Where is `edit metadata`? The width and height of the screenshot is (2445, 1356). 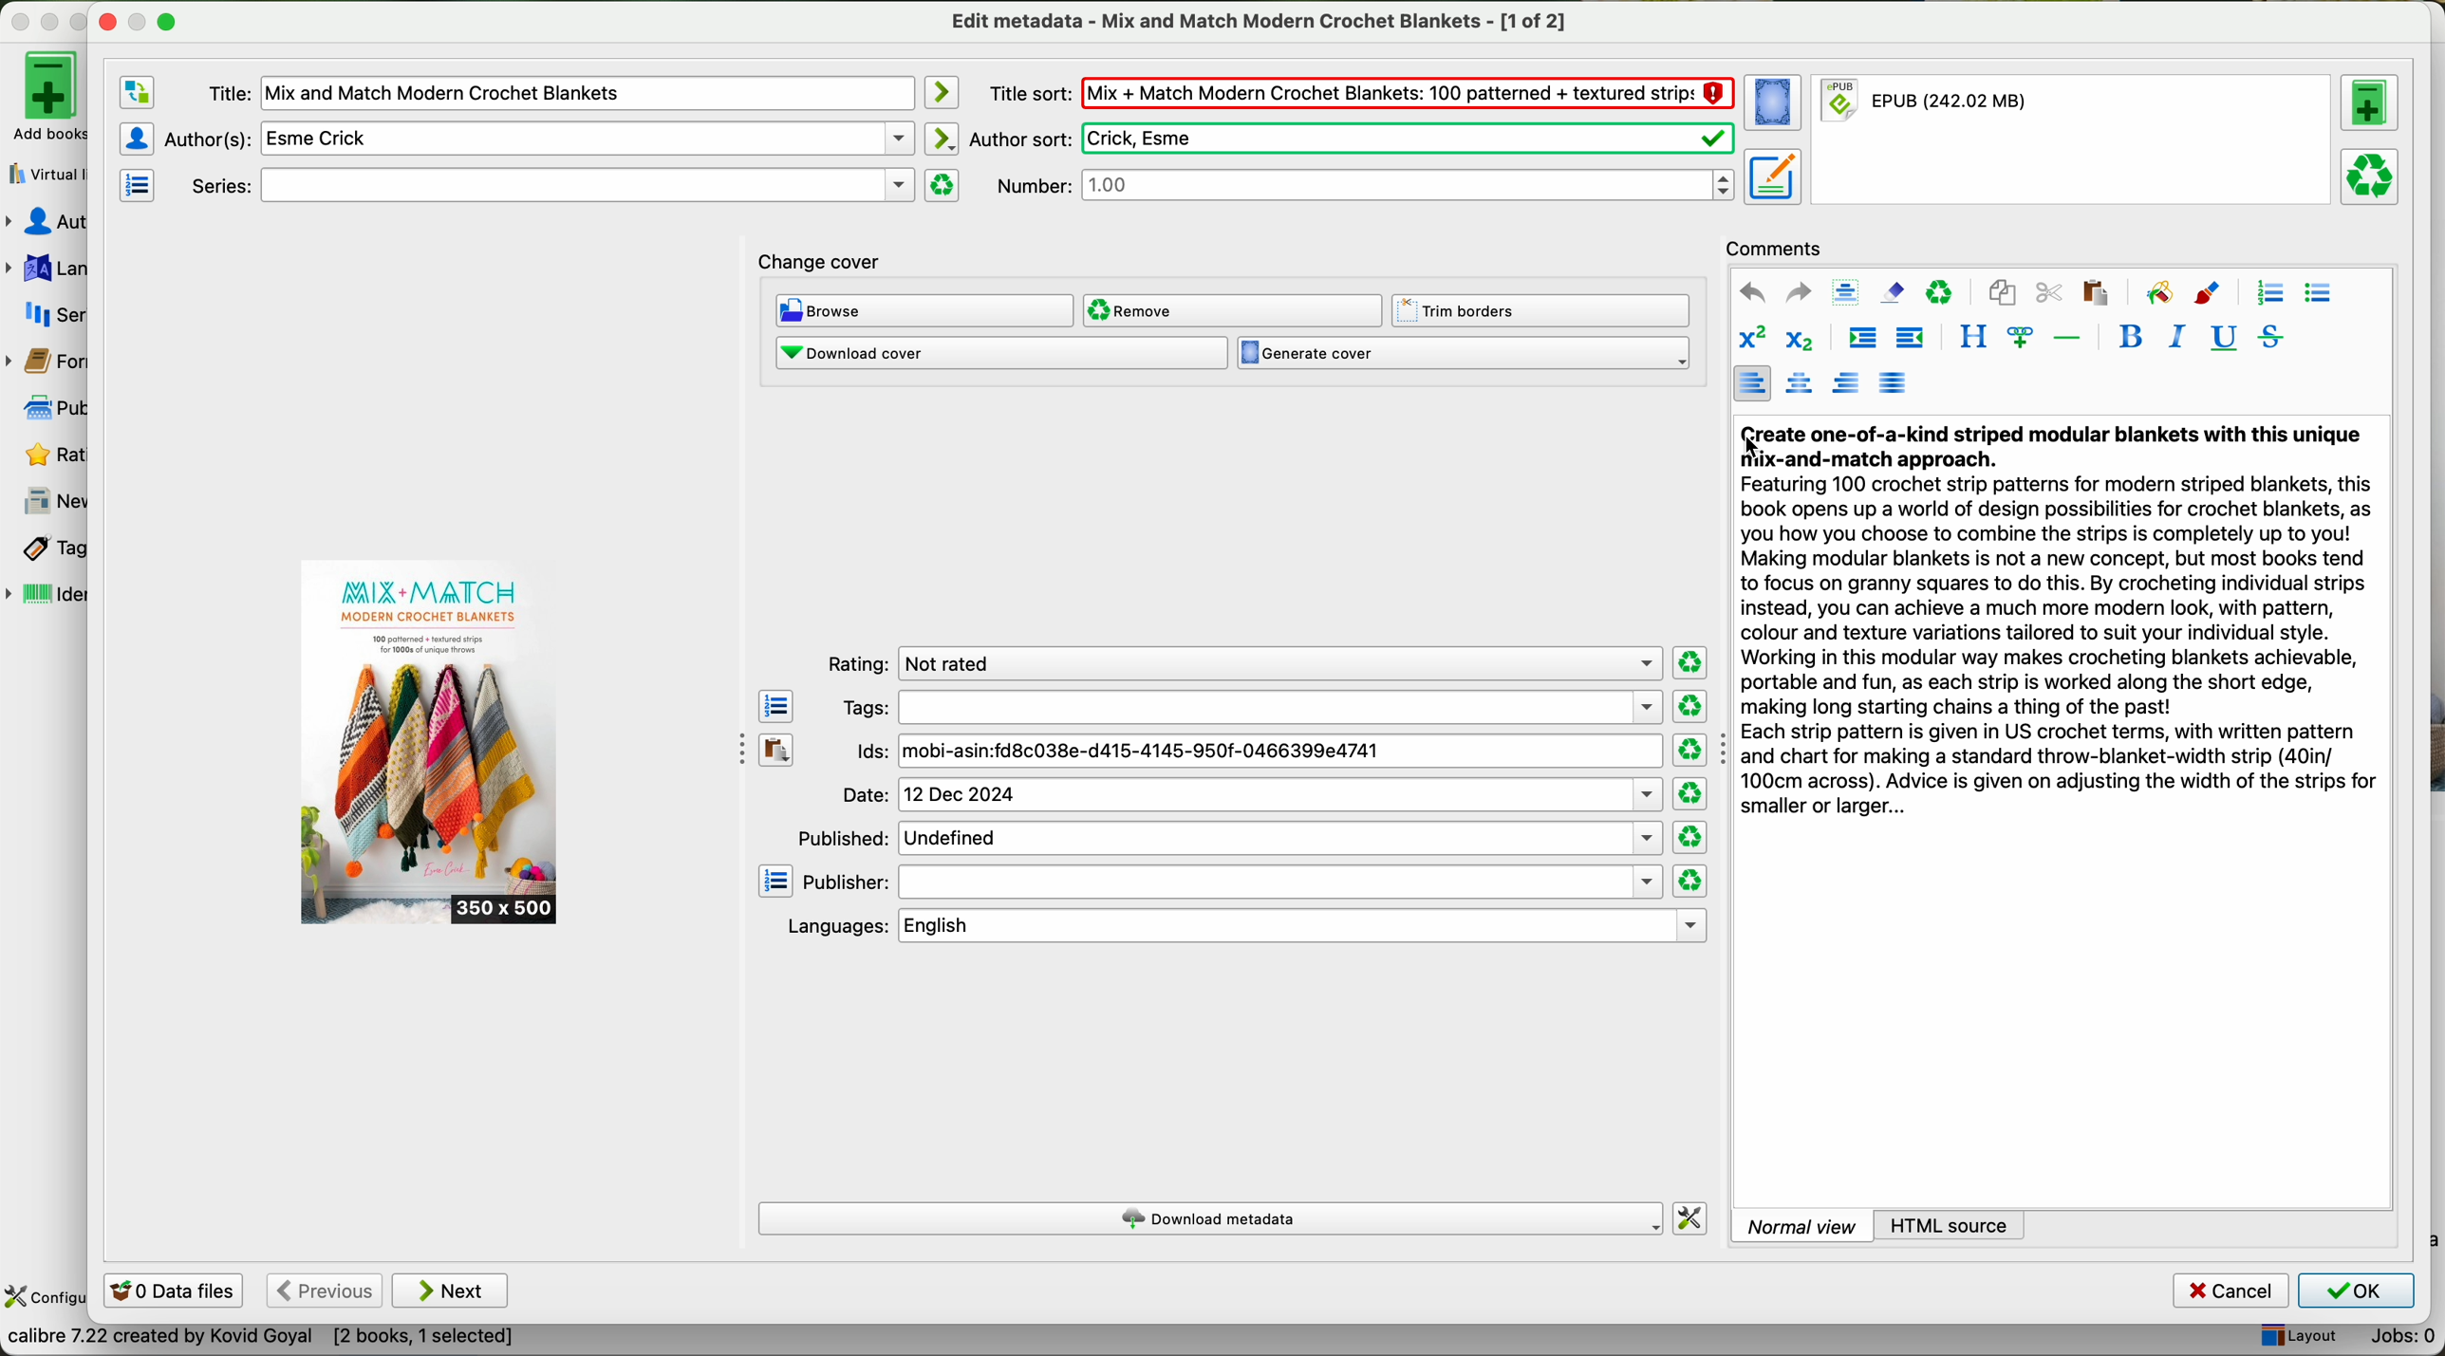 edit metadata is located at coordinates (1262, 21).